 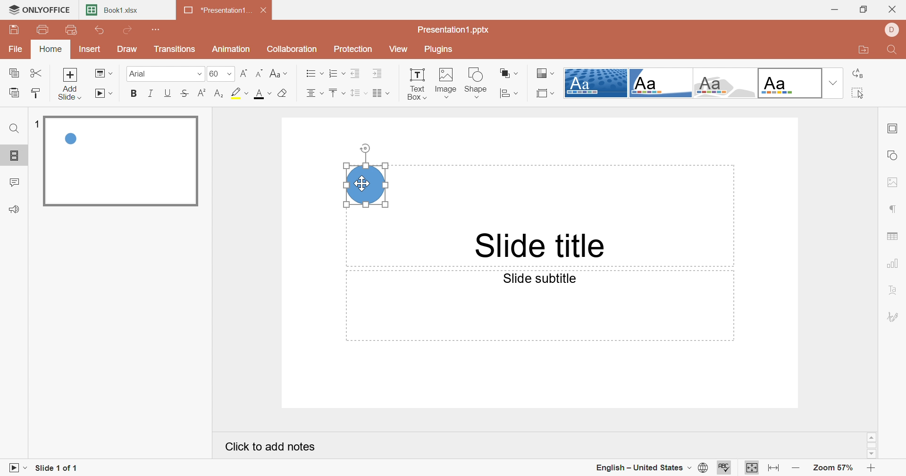 What do you see at coordinates (39, 8) in the screenshot?
I see `ONLYOFFICE` at bounding box center [39, 8].